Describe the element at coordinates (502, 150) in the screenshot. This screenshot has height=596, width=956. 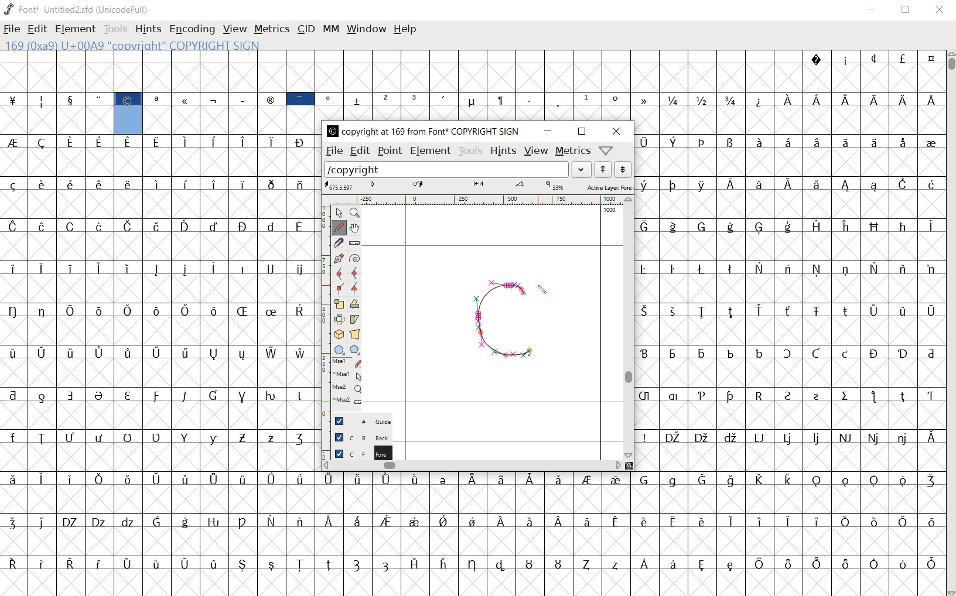
I see `hints` at that location.